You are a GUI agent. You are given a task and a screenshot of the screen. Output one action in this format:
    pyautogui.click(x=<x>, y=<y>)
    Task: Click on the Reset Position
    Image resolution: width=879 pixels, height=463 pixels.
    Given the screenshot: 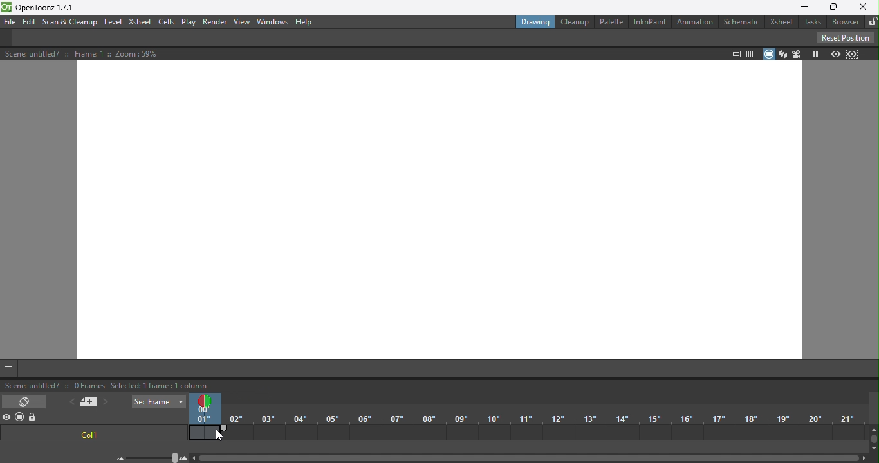 What is the action you would take?
    pyautogui.click(x=845, y=37)
    